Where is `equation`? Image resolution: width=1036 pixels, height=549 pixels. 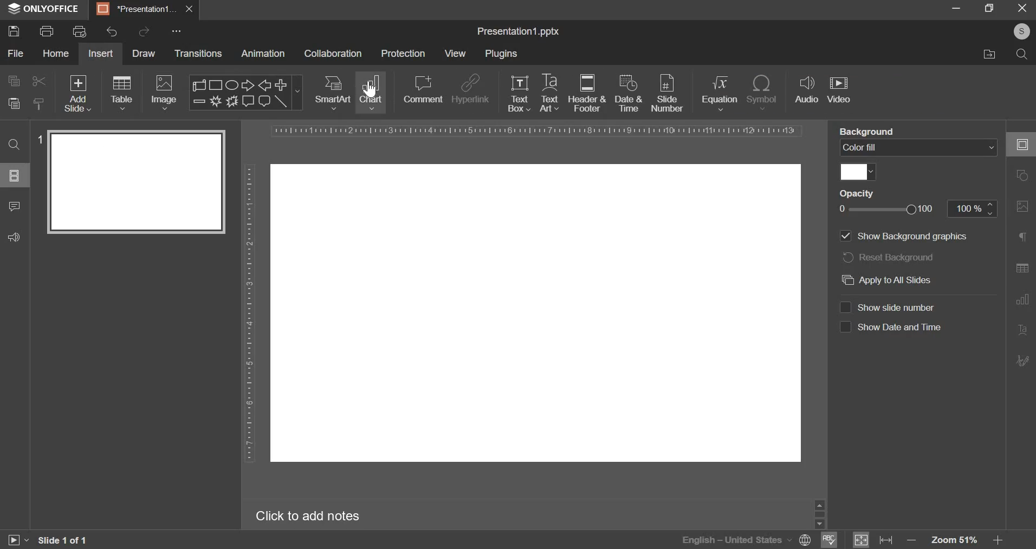
equation is located at coordinates (719, 92).